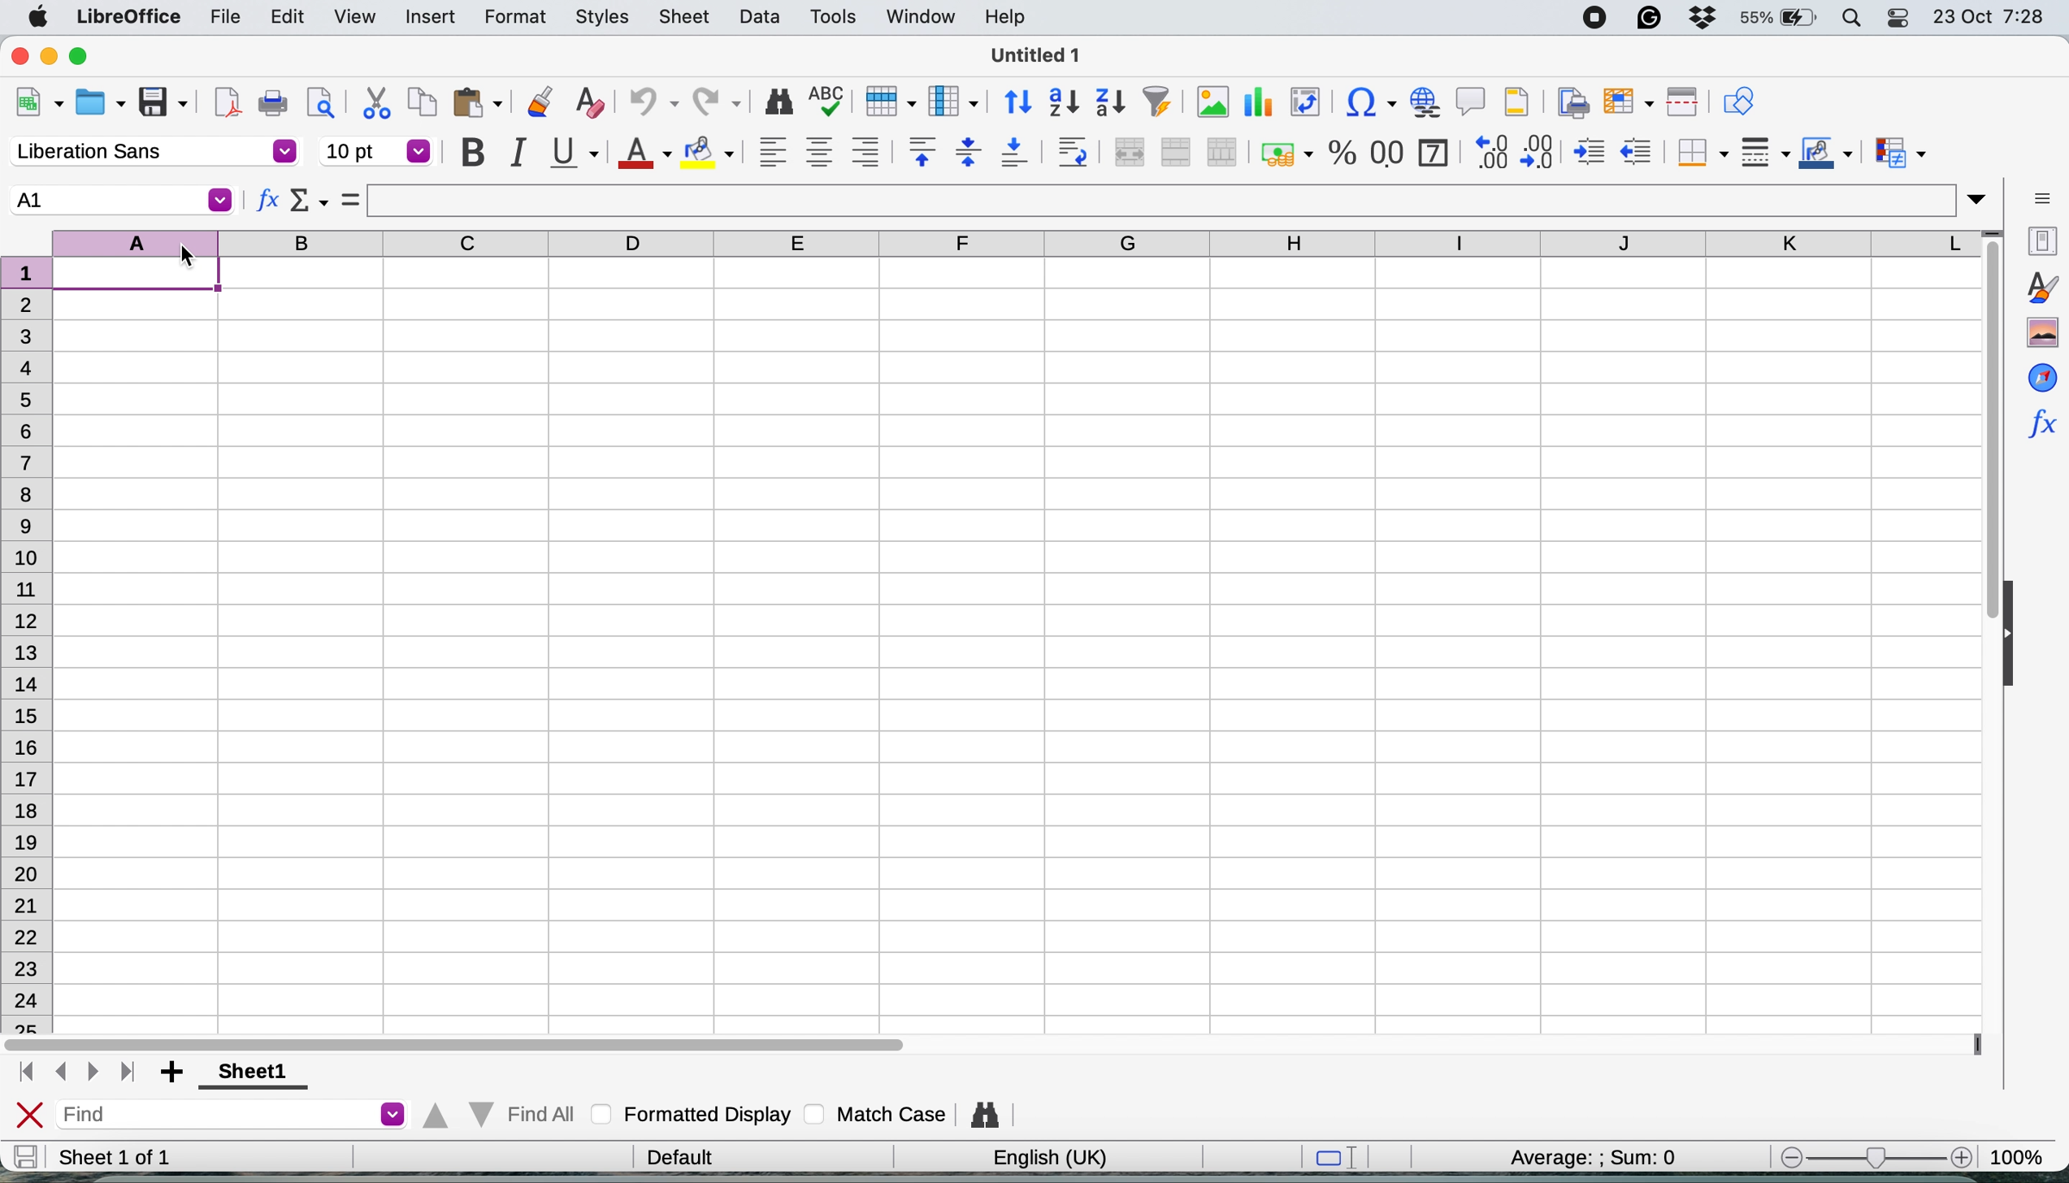 Image resolution: width=2069 pixels, height=1183 pixels. Describe the element at coordinates (1571, 102) in the screenshot. I see `define print area` at that location.